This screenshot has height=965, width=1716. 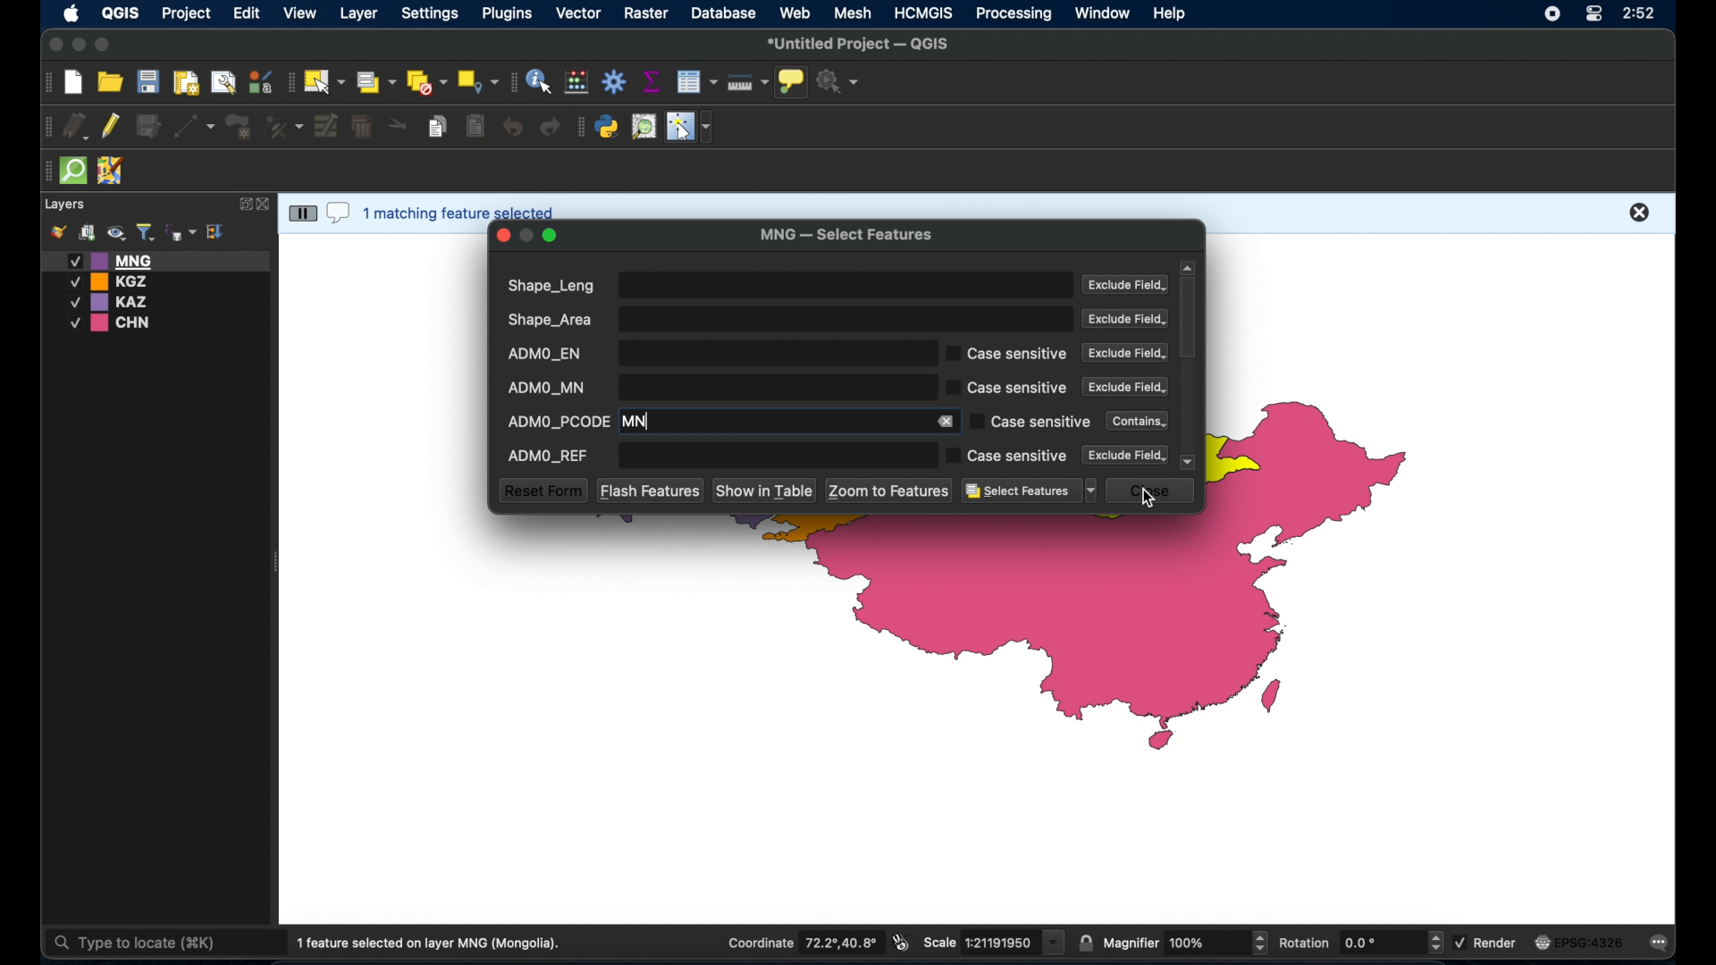 What do you see at coordinates (216, 231) in the screenshot?
I see `collapse all` at bounding box center [216, 231].